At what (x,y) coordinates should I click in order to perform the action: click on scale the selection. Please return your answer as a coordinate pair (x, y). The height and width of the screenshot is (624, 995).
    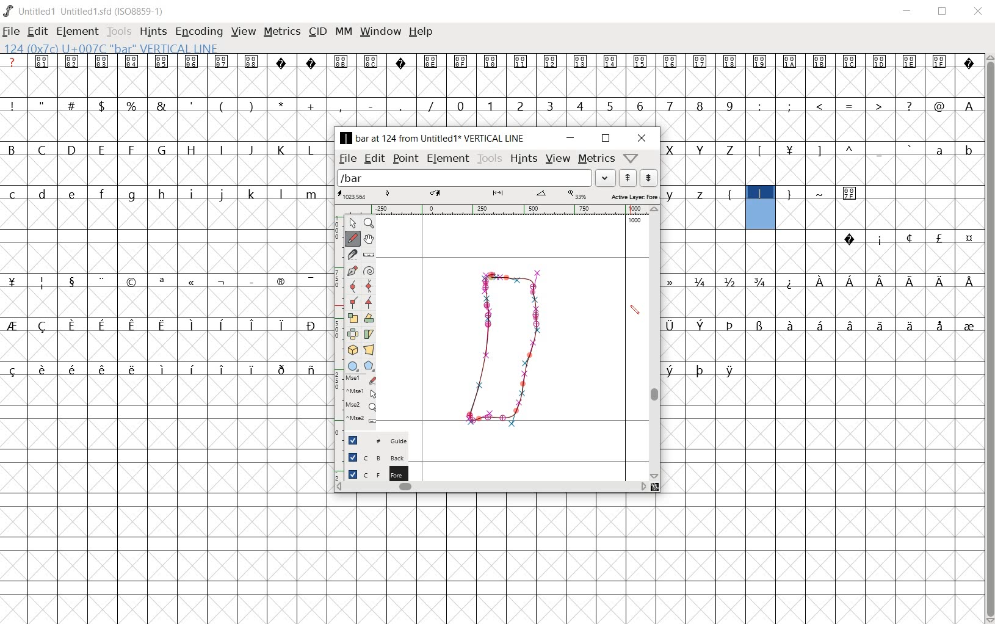
    Looking at the image, I should click on (352, 317).